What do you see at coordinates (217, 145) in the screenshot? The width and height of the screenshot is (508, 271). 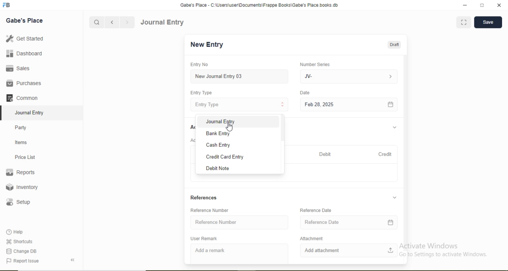 I see `Cash Entry` at bounding box center [217, 145].